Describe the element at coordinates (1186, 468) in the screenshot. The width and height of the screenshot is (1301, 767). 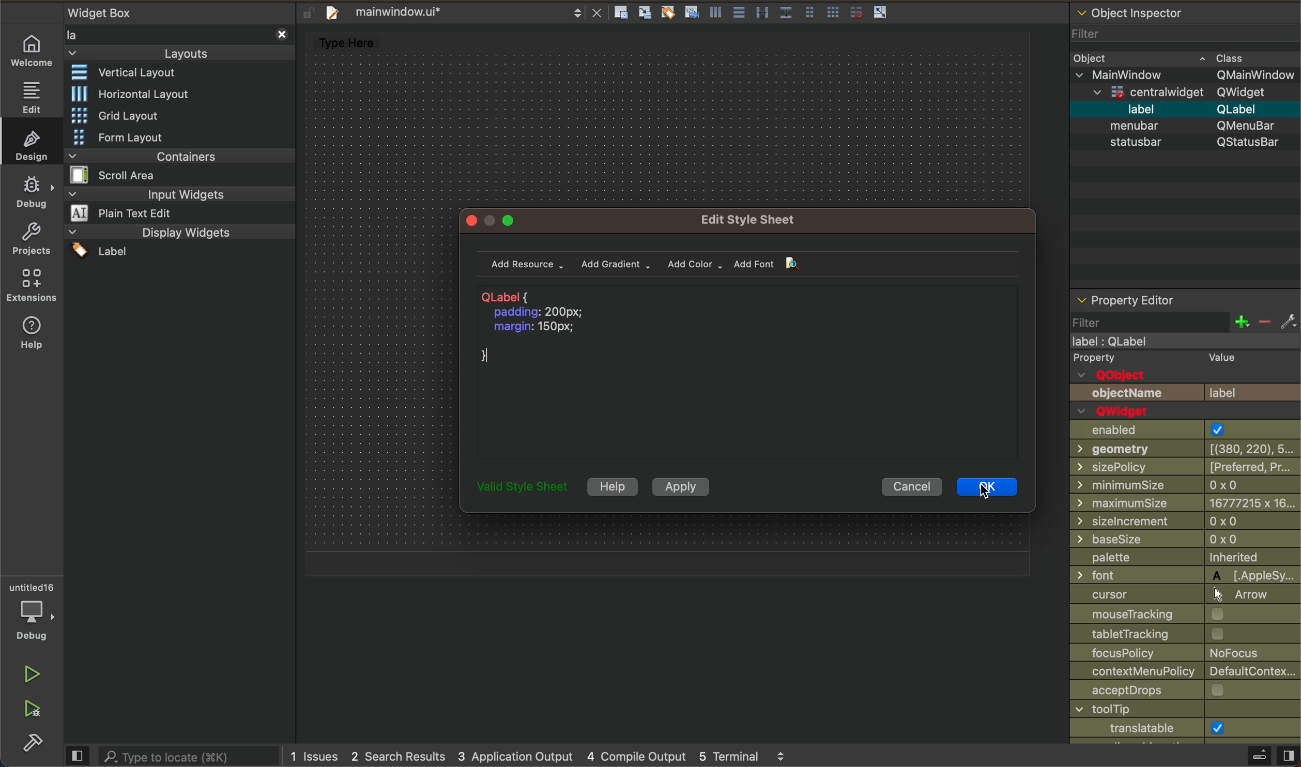
I see `size policy` at that location.